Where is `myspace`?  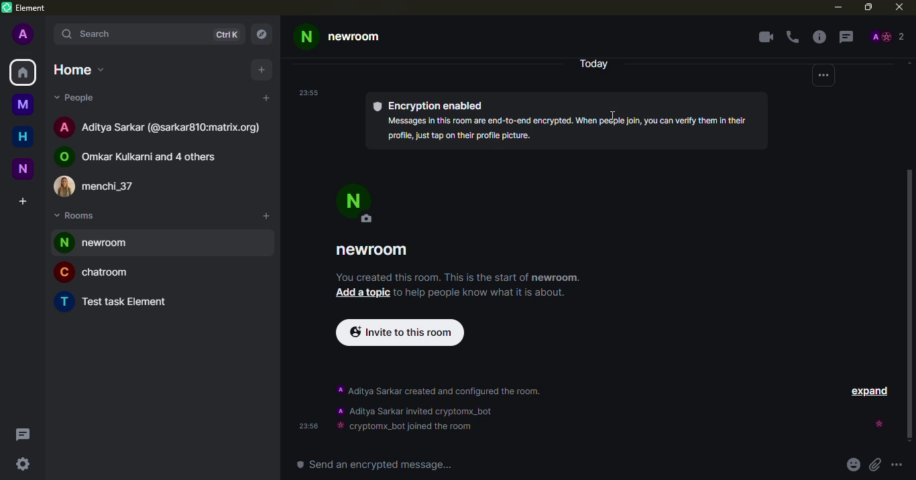 myspace is located at coordinates (24, 106).